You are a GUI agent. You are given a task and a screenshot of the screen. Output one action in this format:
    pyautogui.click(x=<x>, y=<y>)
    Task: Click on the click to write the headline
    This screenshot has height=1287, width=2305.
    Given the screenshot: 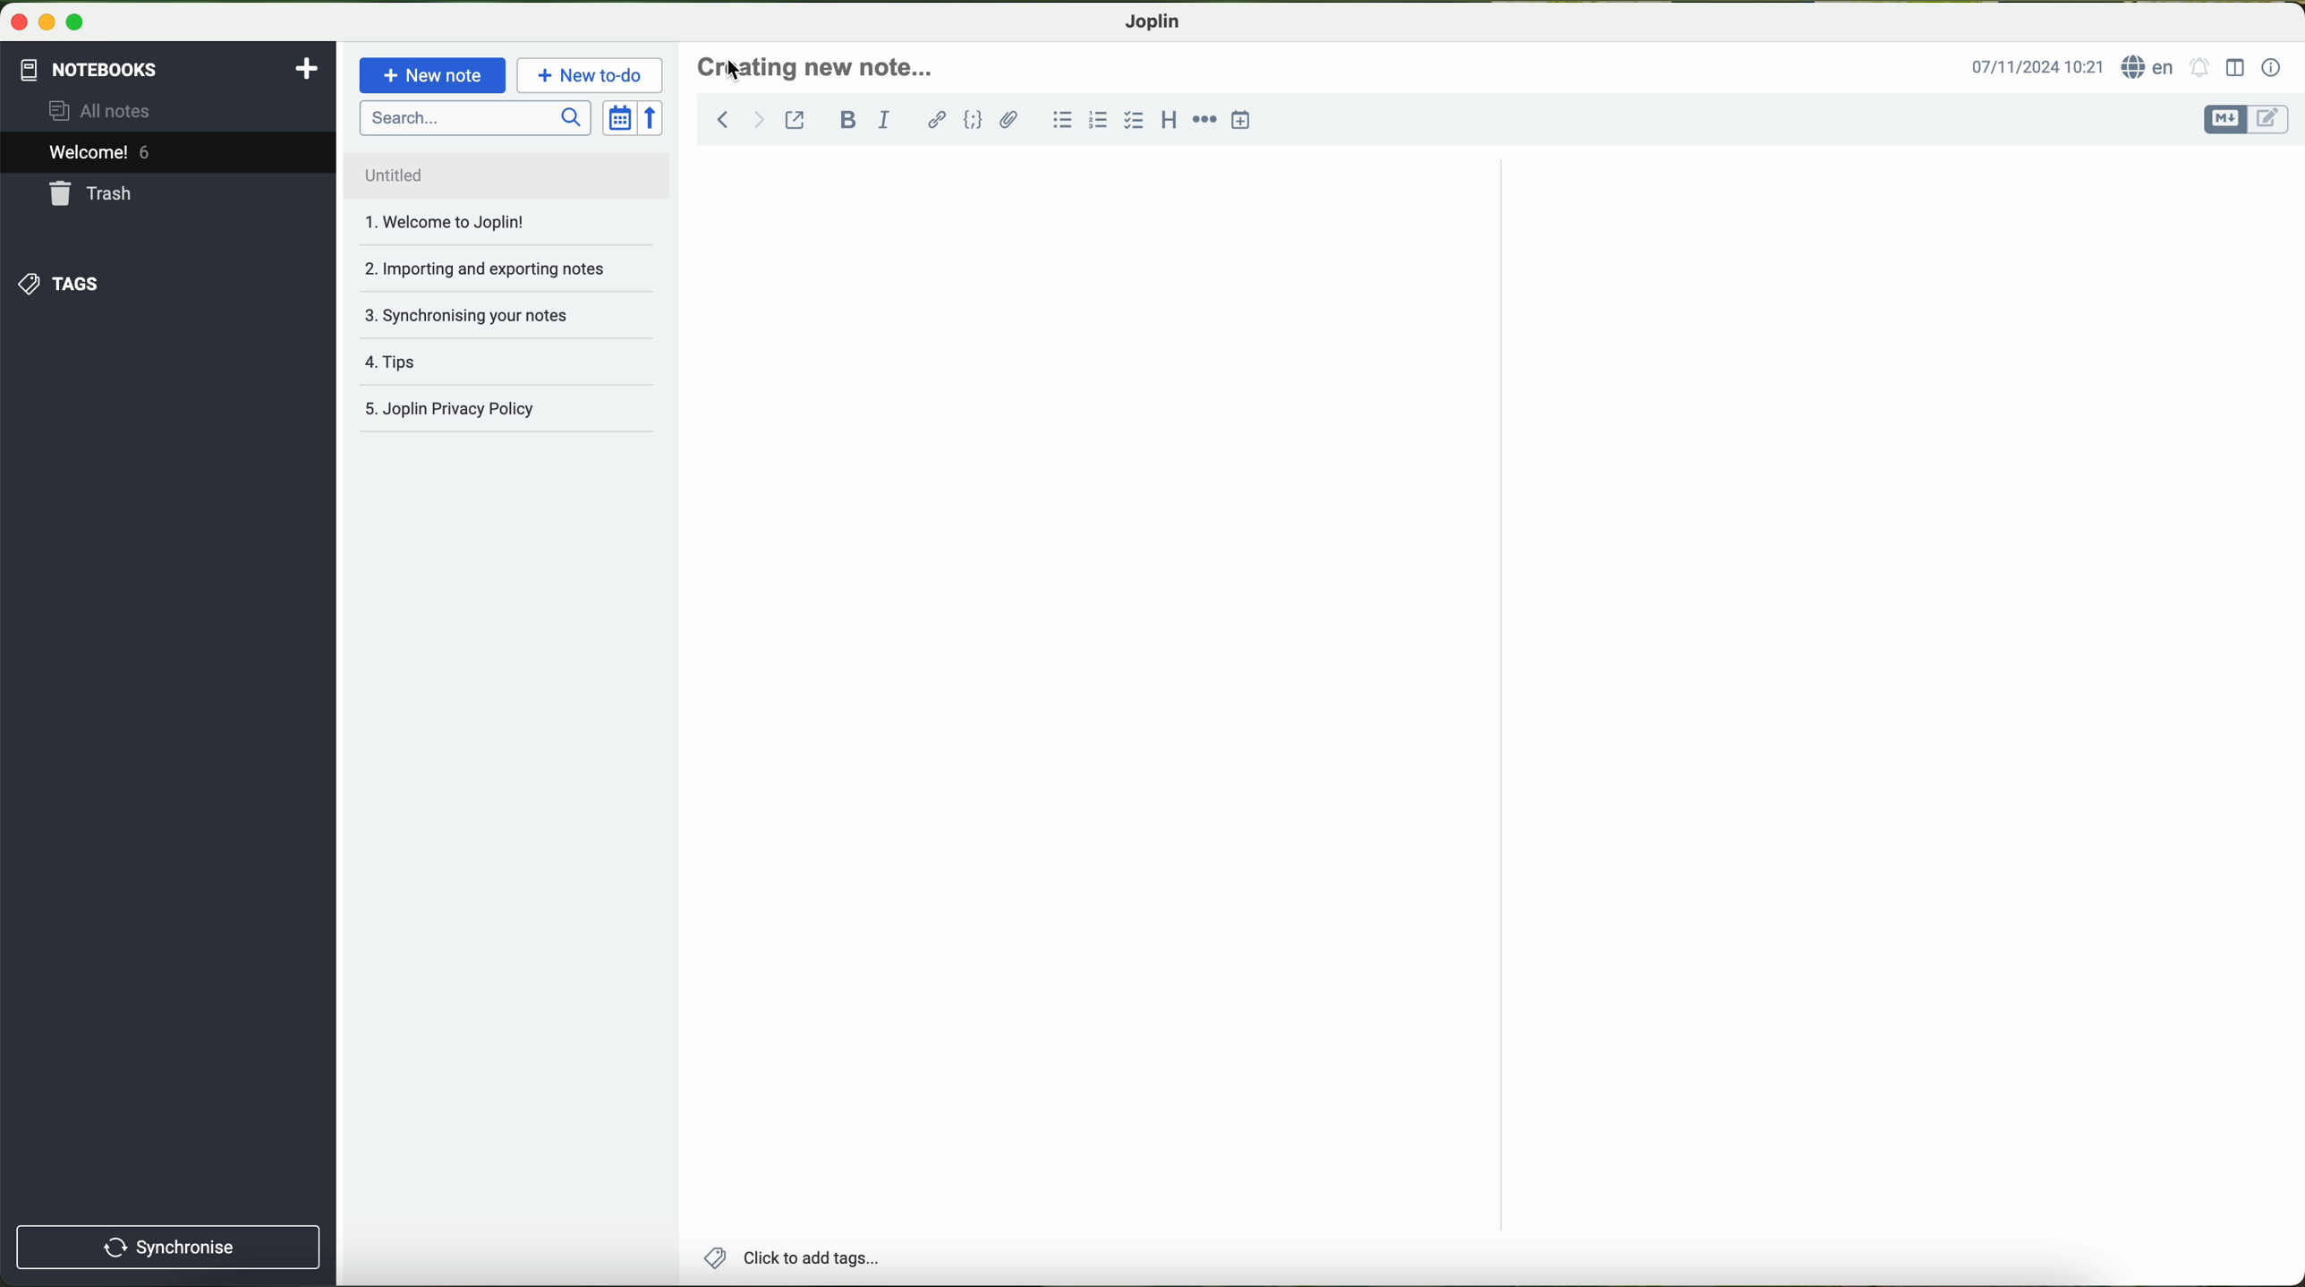 What is the action you would take?
    pyautogui.click(x=812, y=75)
    